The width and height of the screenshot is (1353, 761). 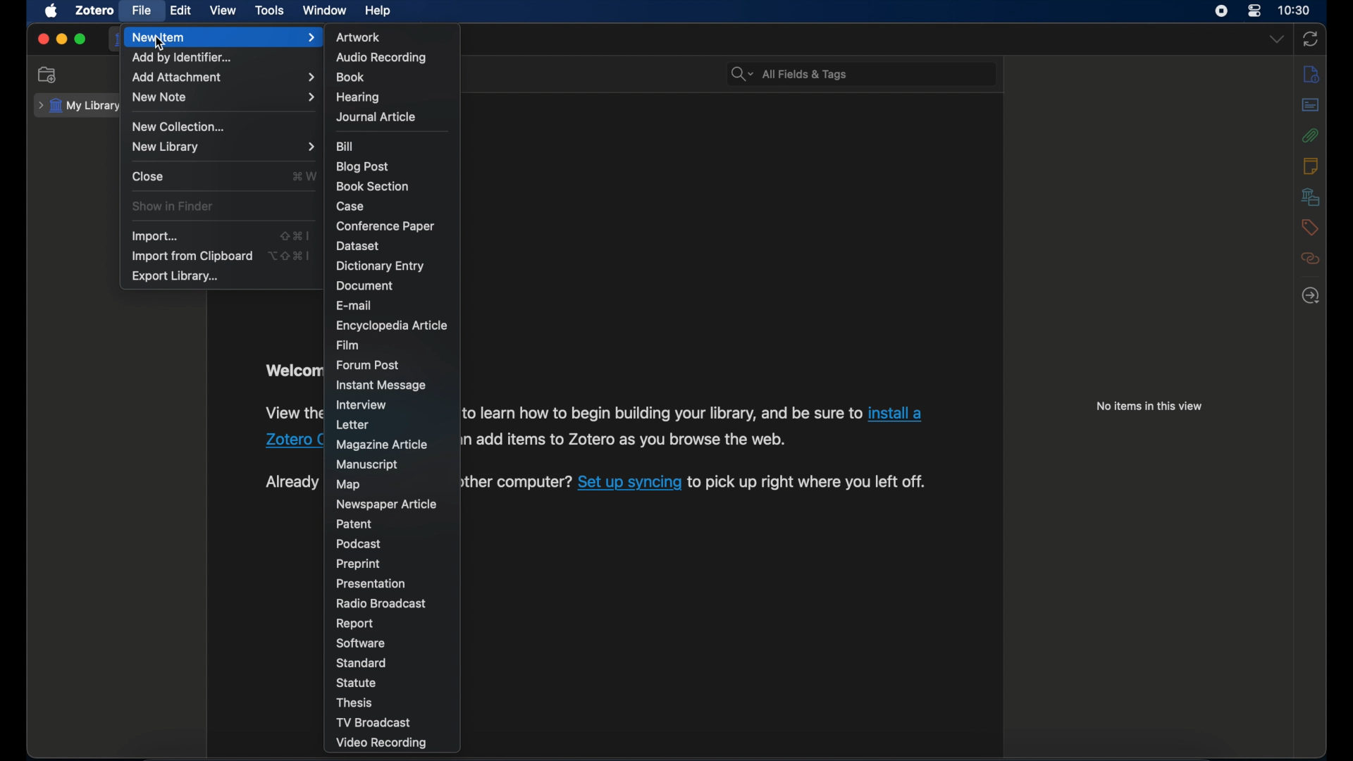 I want to click on patent, so click(x=354, y=524).